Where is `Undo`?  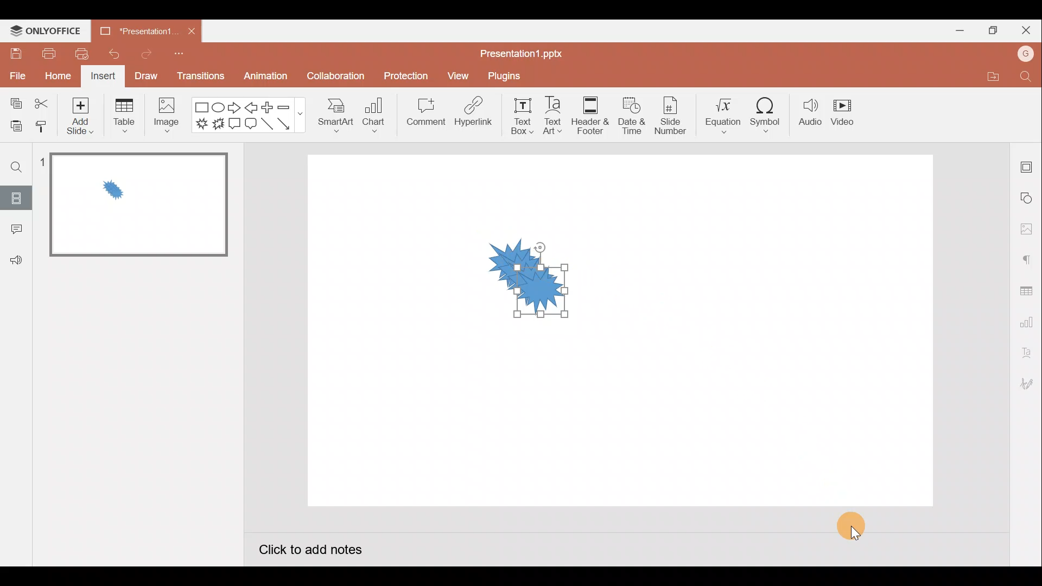
Undo is located at coordinates (113, 52).